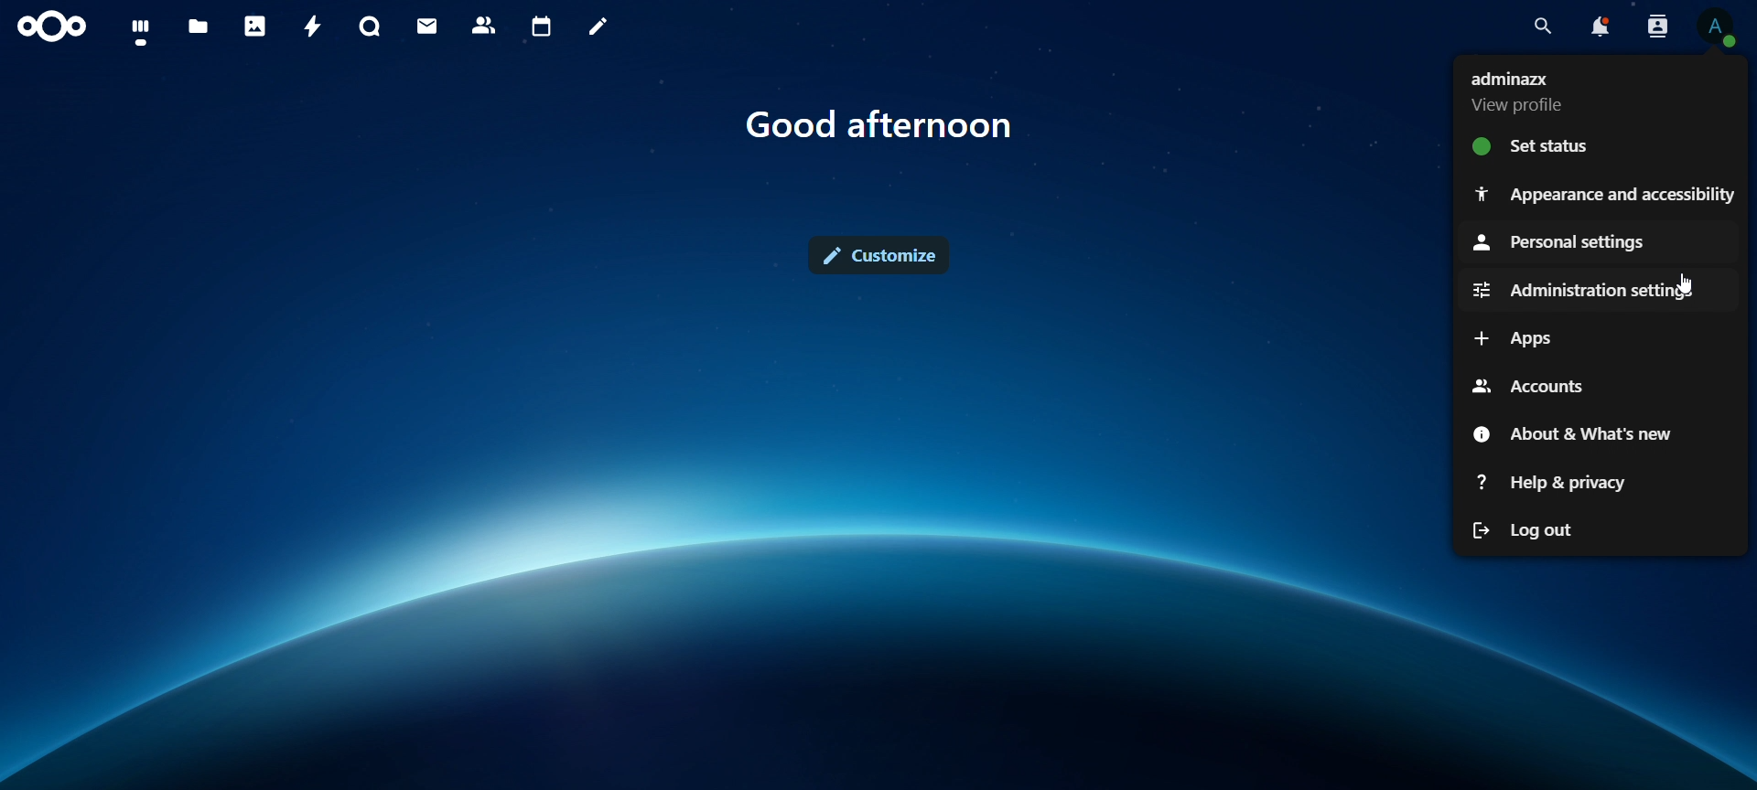 Image resolution: width=1757 pixels, height=790 pixels. I want to click on administration settings, so click(1583, 289).